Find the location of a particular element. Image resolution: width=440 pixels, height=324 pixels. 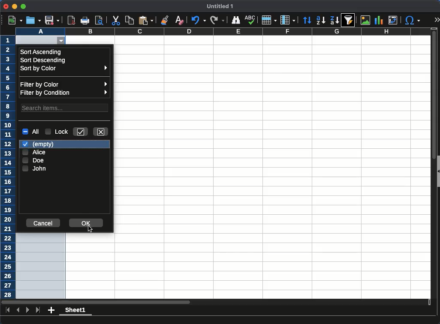

sort ascending is located at coordinates (41, 52).